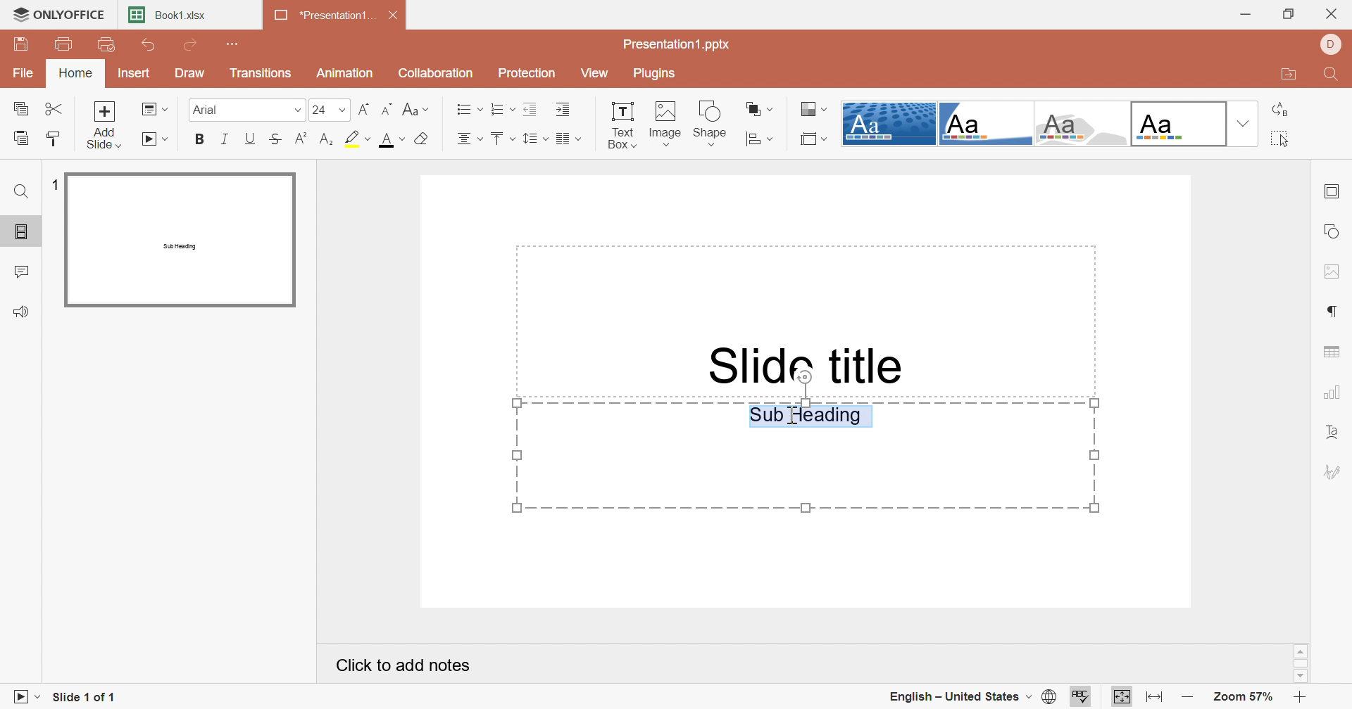 This screenshot has width=1352, height=709. I want to click on Table settings, so click(1333, 352).